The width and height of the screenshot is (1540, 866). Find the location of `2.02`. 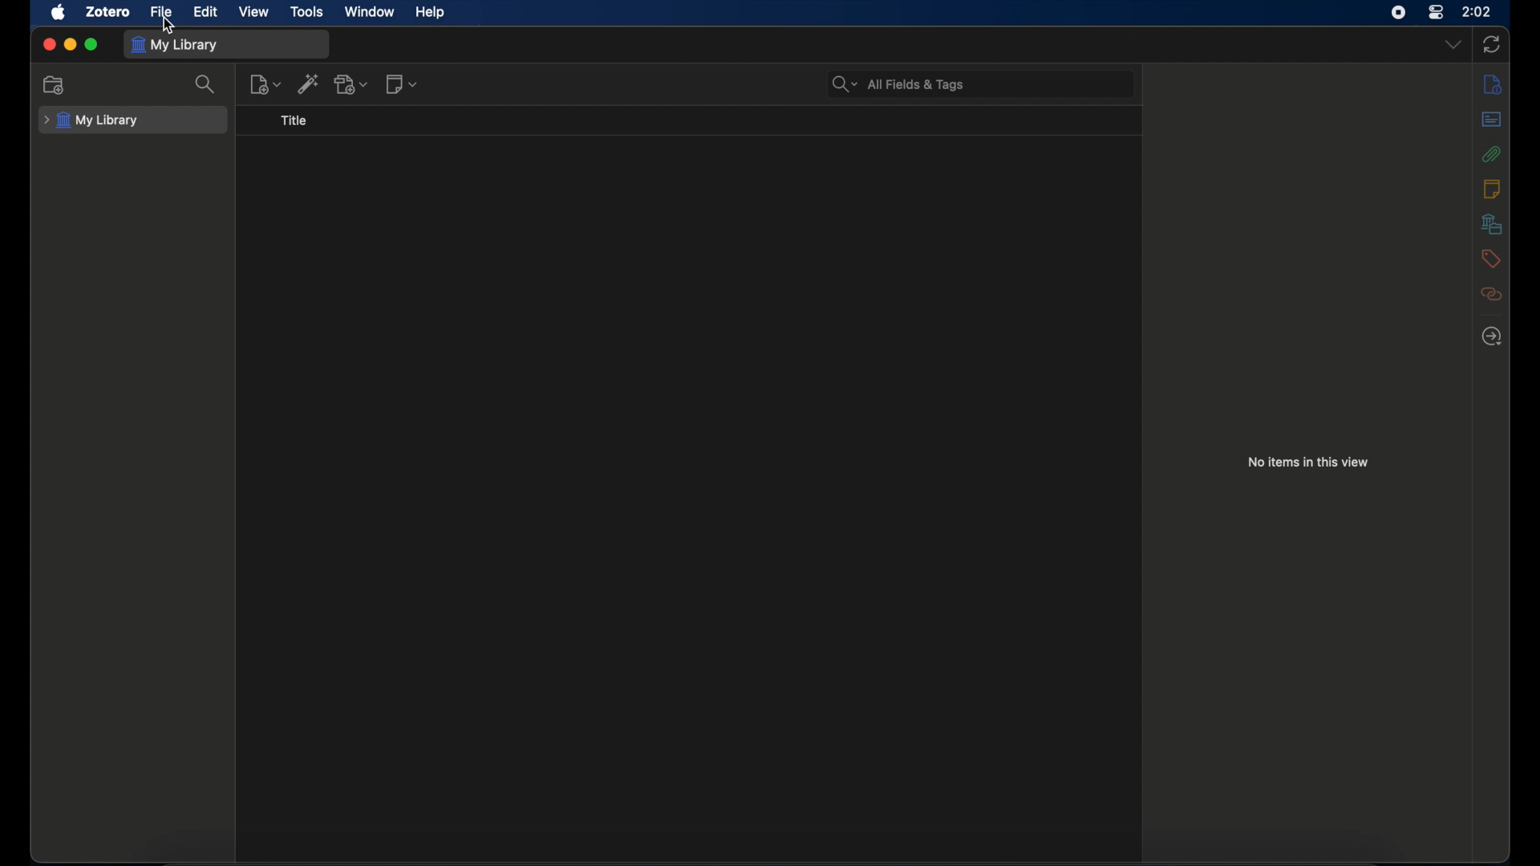

2.02 is located at coordinates (1477, 10).